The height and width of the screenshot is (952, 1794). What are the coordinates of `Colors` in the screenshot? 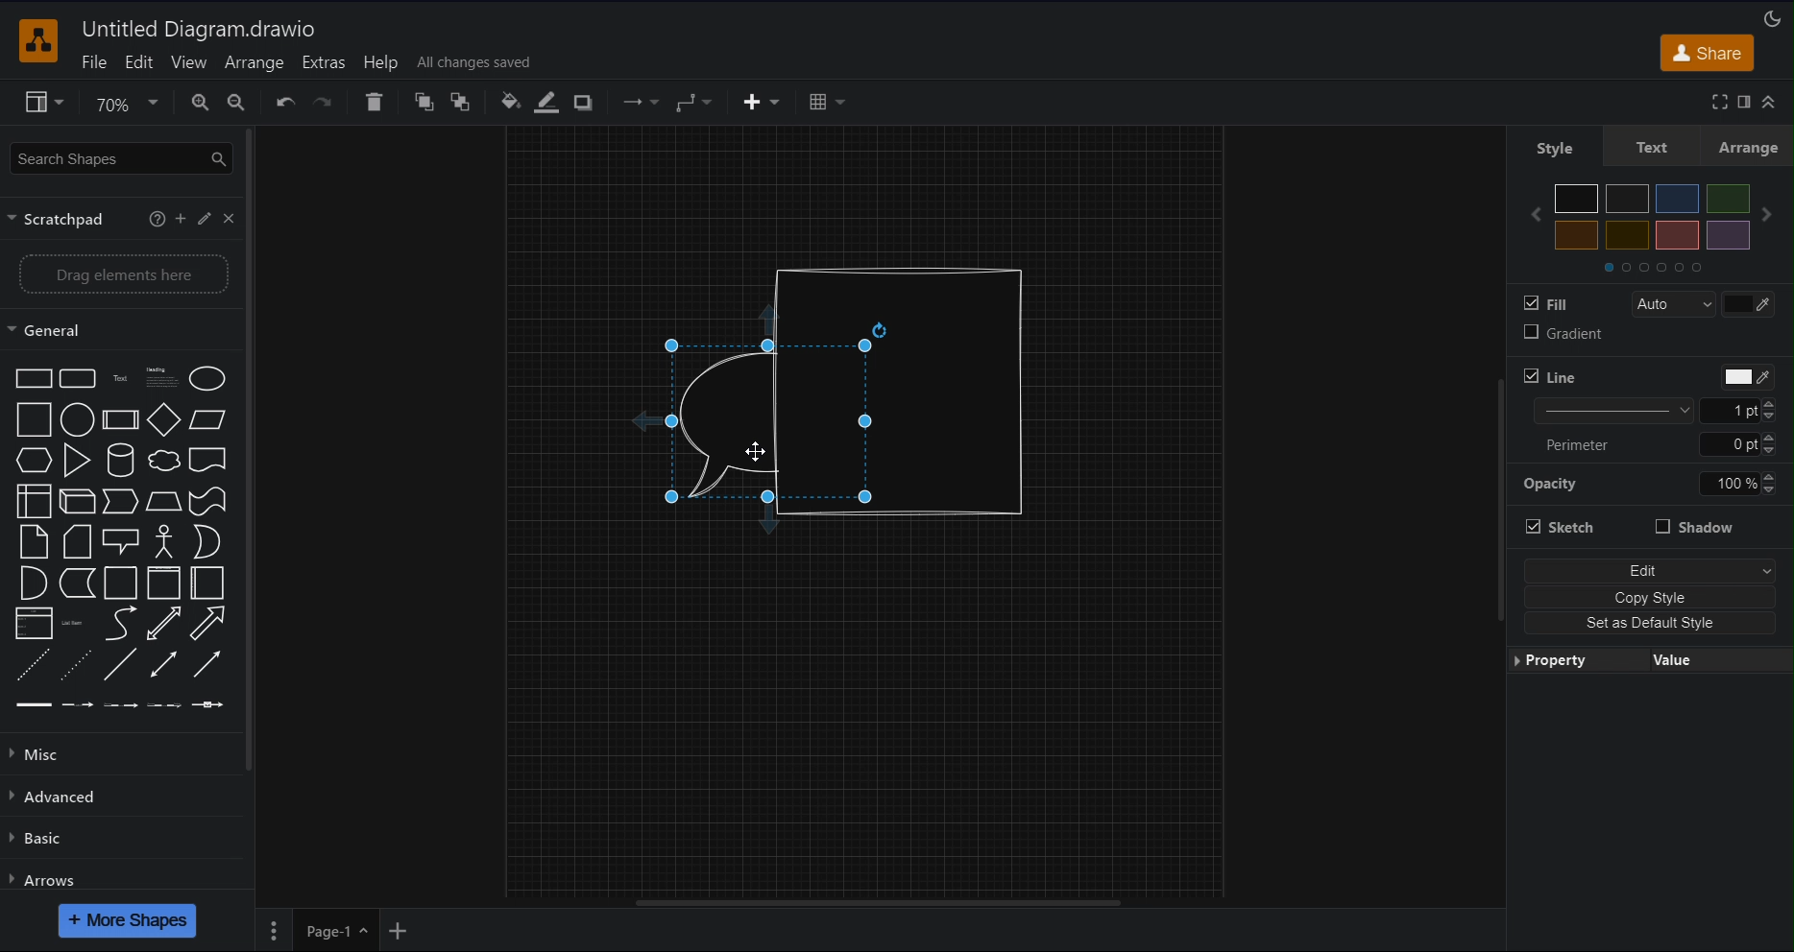 It's located at (1653, 217).